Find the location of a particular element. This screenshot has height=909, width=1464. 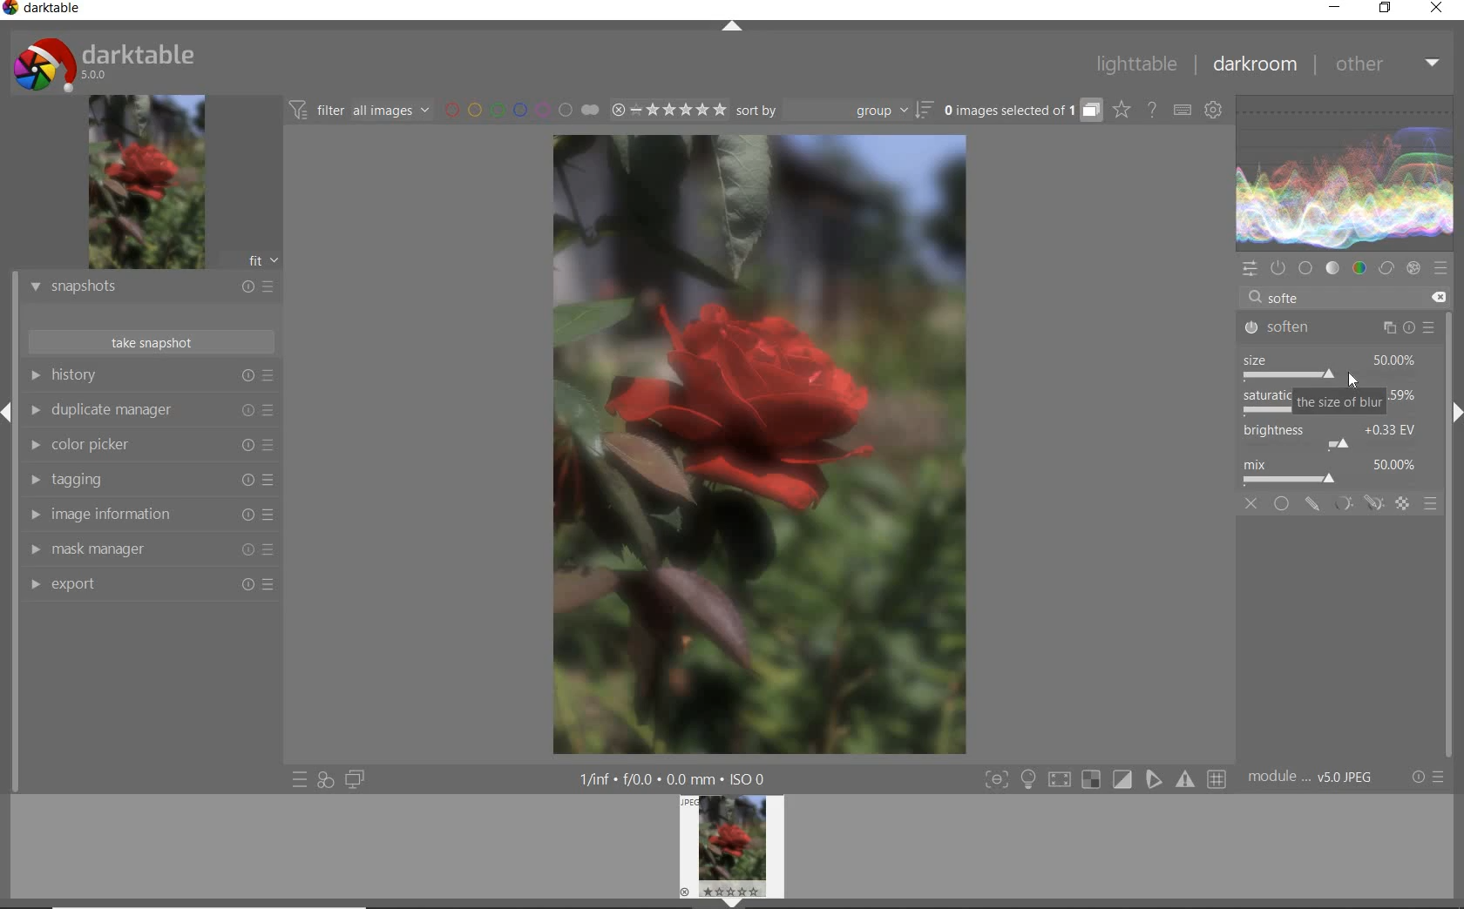

Expand/Collapse is located at coordinates (9, 410).